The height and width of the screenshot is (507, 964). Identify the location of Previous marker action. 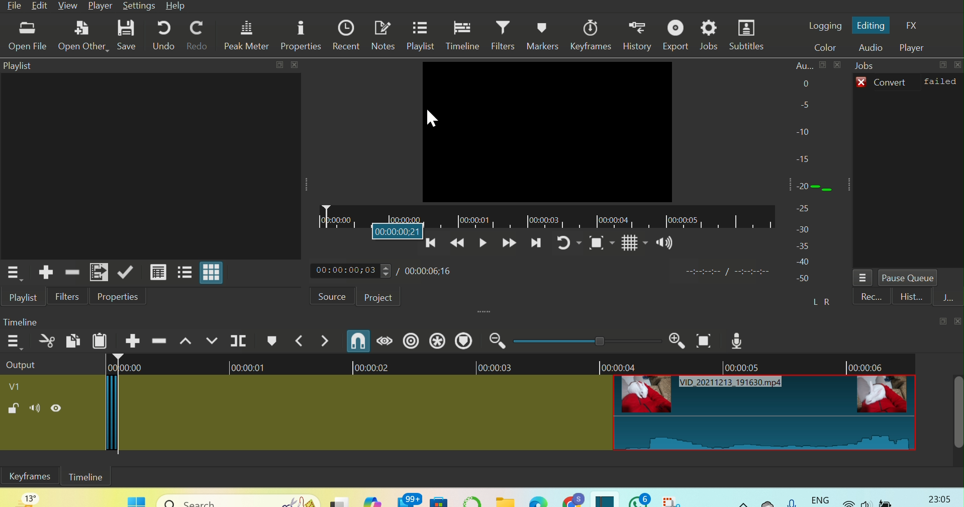
(300, 341).